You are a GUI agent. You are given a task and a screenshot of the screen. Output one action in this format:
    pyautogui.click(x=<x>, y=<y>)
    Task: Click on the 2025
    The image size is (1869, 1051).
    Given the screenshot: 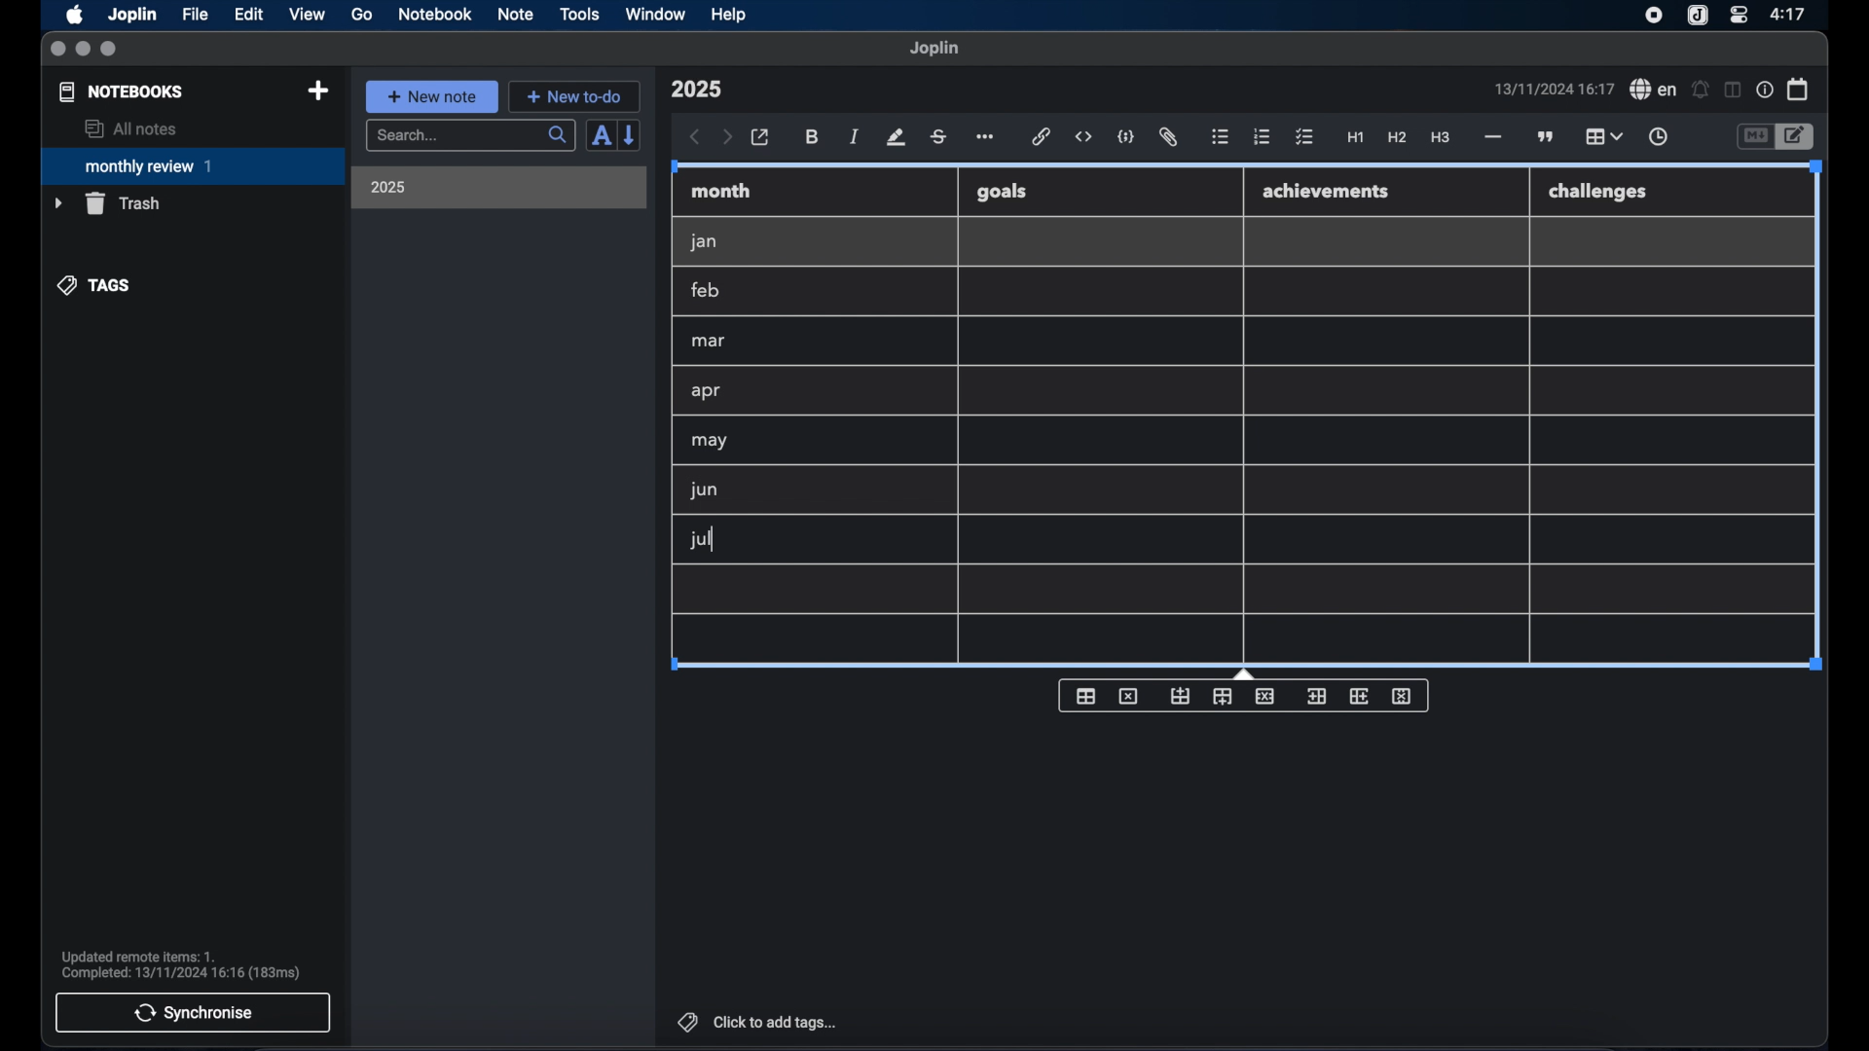 What is the action you would take?
    pyautogui.click(x=388, y=187)
    